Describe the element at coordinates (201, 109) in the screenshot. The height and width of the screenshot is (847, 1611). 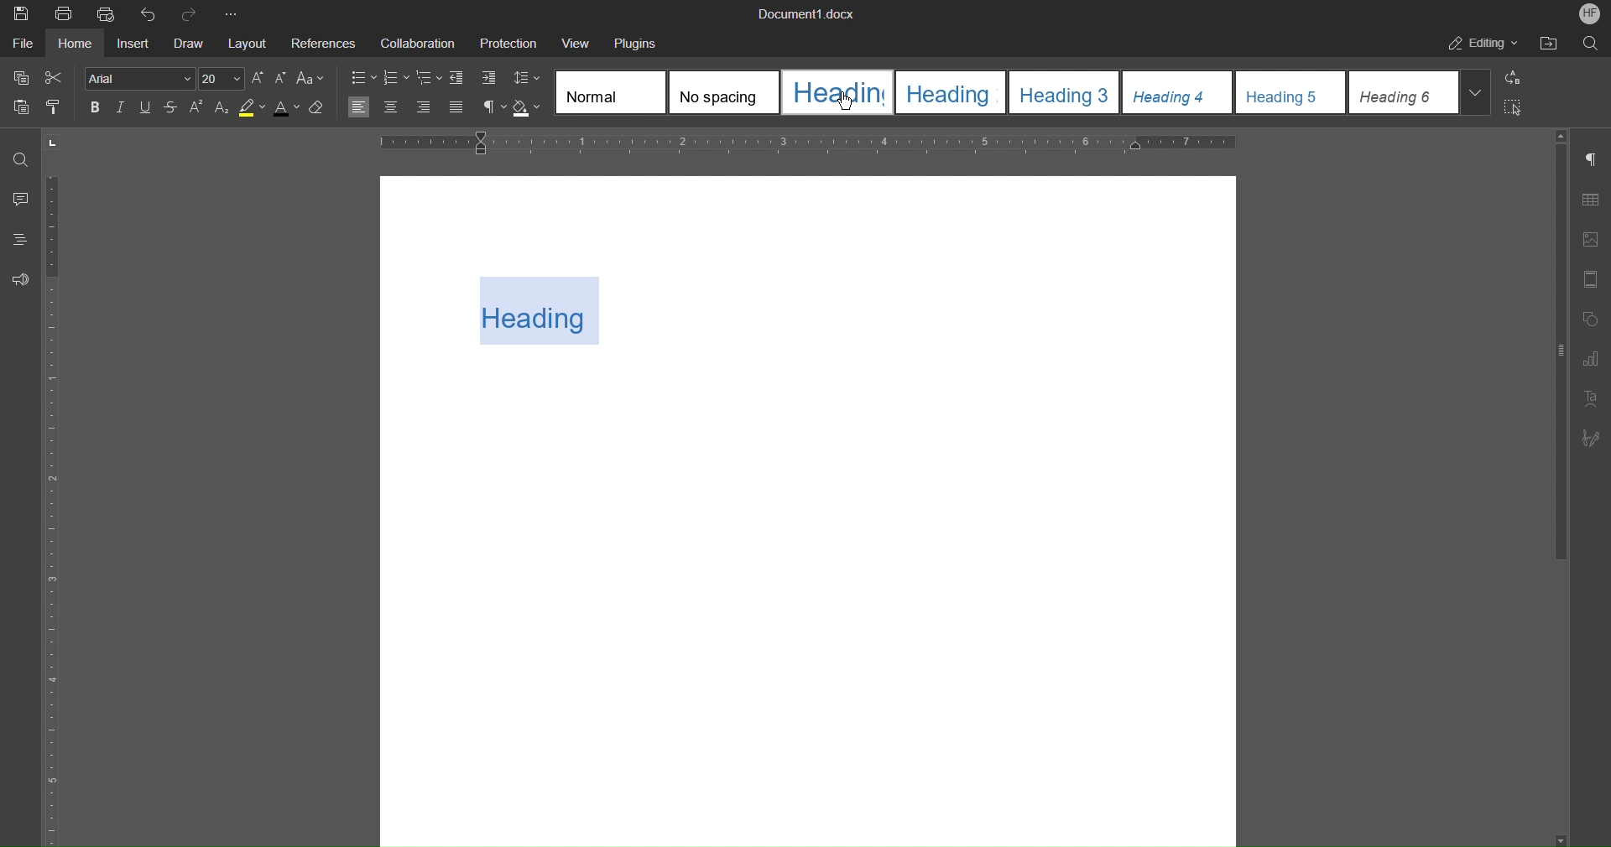
I see `Superscript` at that location.